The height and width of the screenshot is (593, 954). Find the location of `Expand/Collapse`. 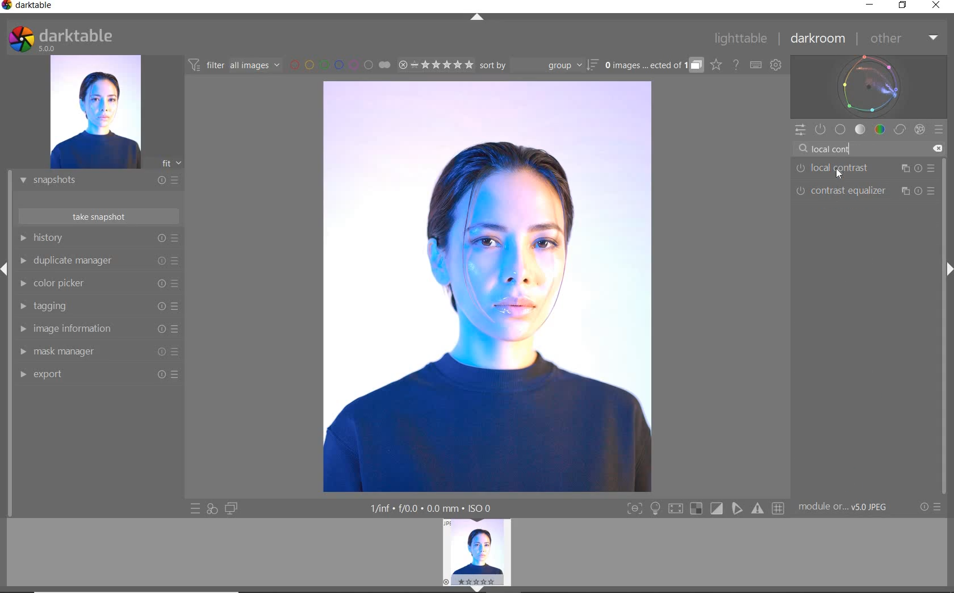

Expand/Collapse is located at coordinates (948, 268).